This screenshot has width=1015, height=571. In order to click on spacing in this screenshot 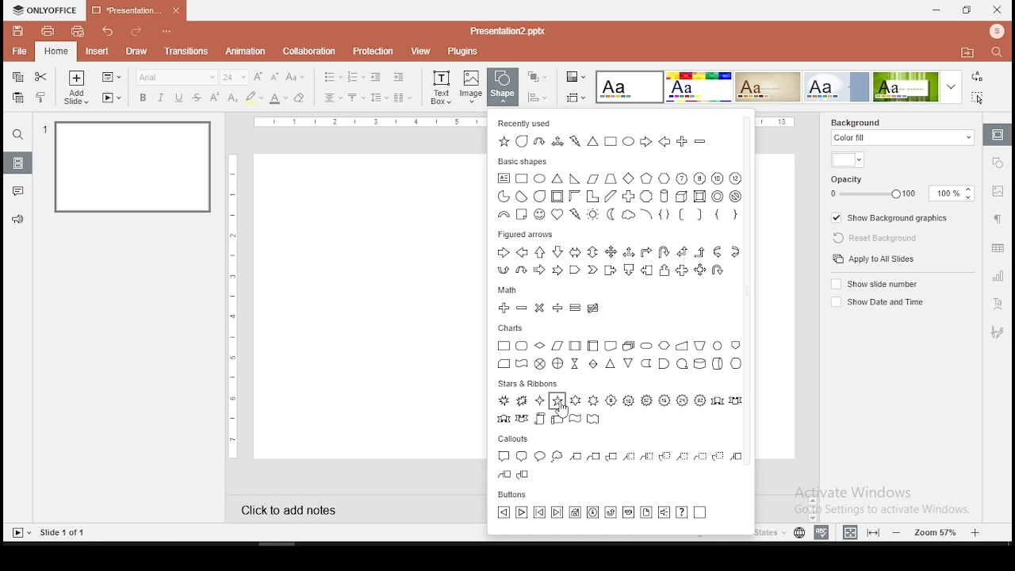, I will do `click(378, 98)`.